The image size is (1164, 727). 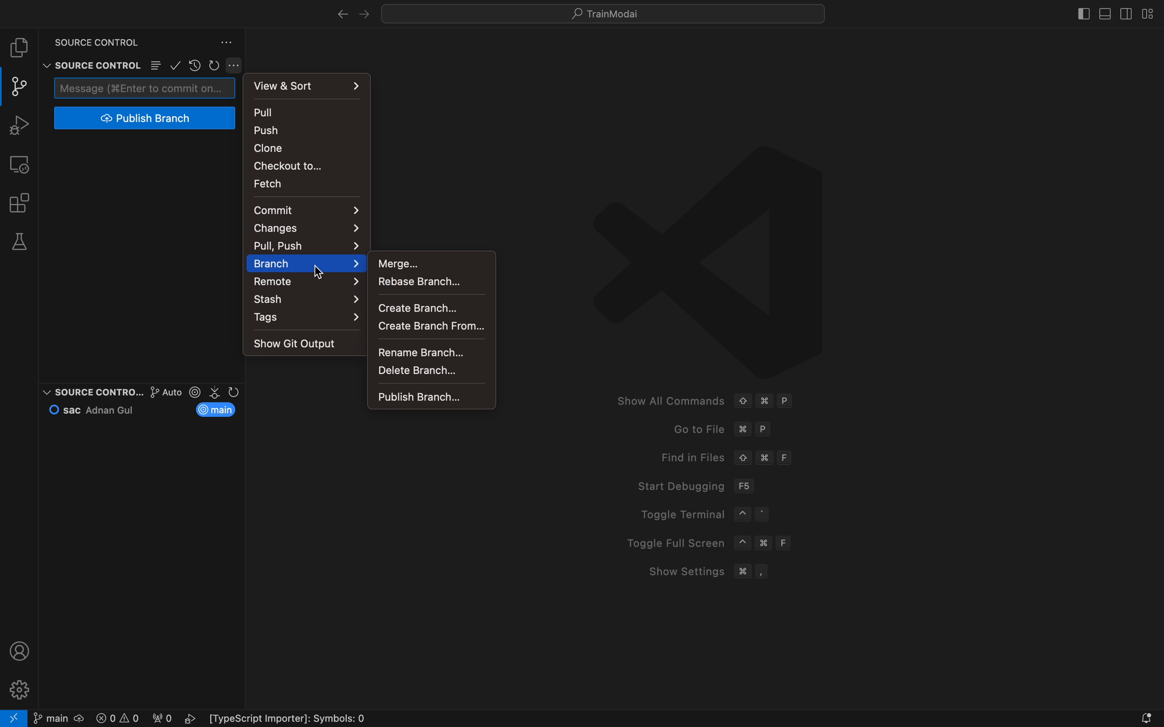 I want to click on tags, so click(x=309, y=320).